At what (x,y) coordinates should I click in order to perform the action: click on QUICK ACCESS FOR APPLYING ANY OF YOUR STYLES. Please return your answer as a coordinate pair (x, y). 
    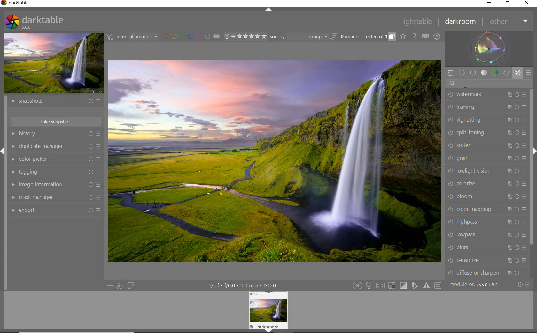
    Looking at the image, I should click on (119, 286).